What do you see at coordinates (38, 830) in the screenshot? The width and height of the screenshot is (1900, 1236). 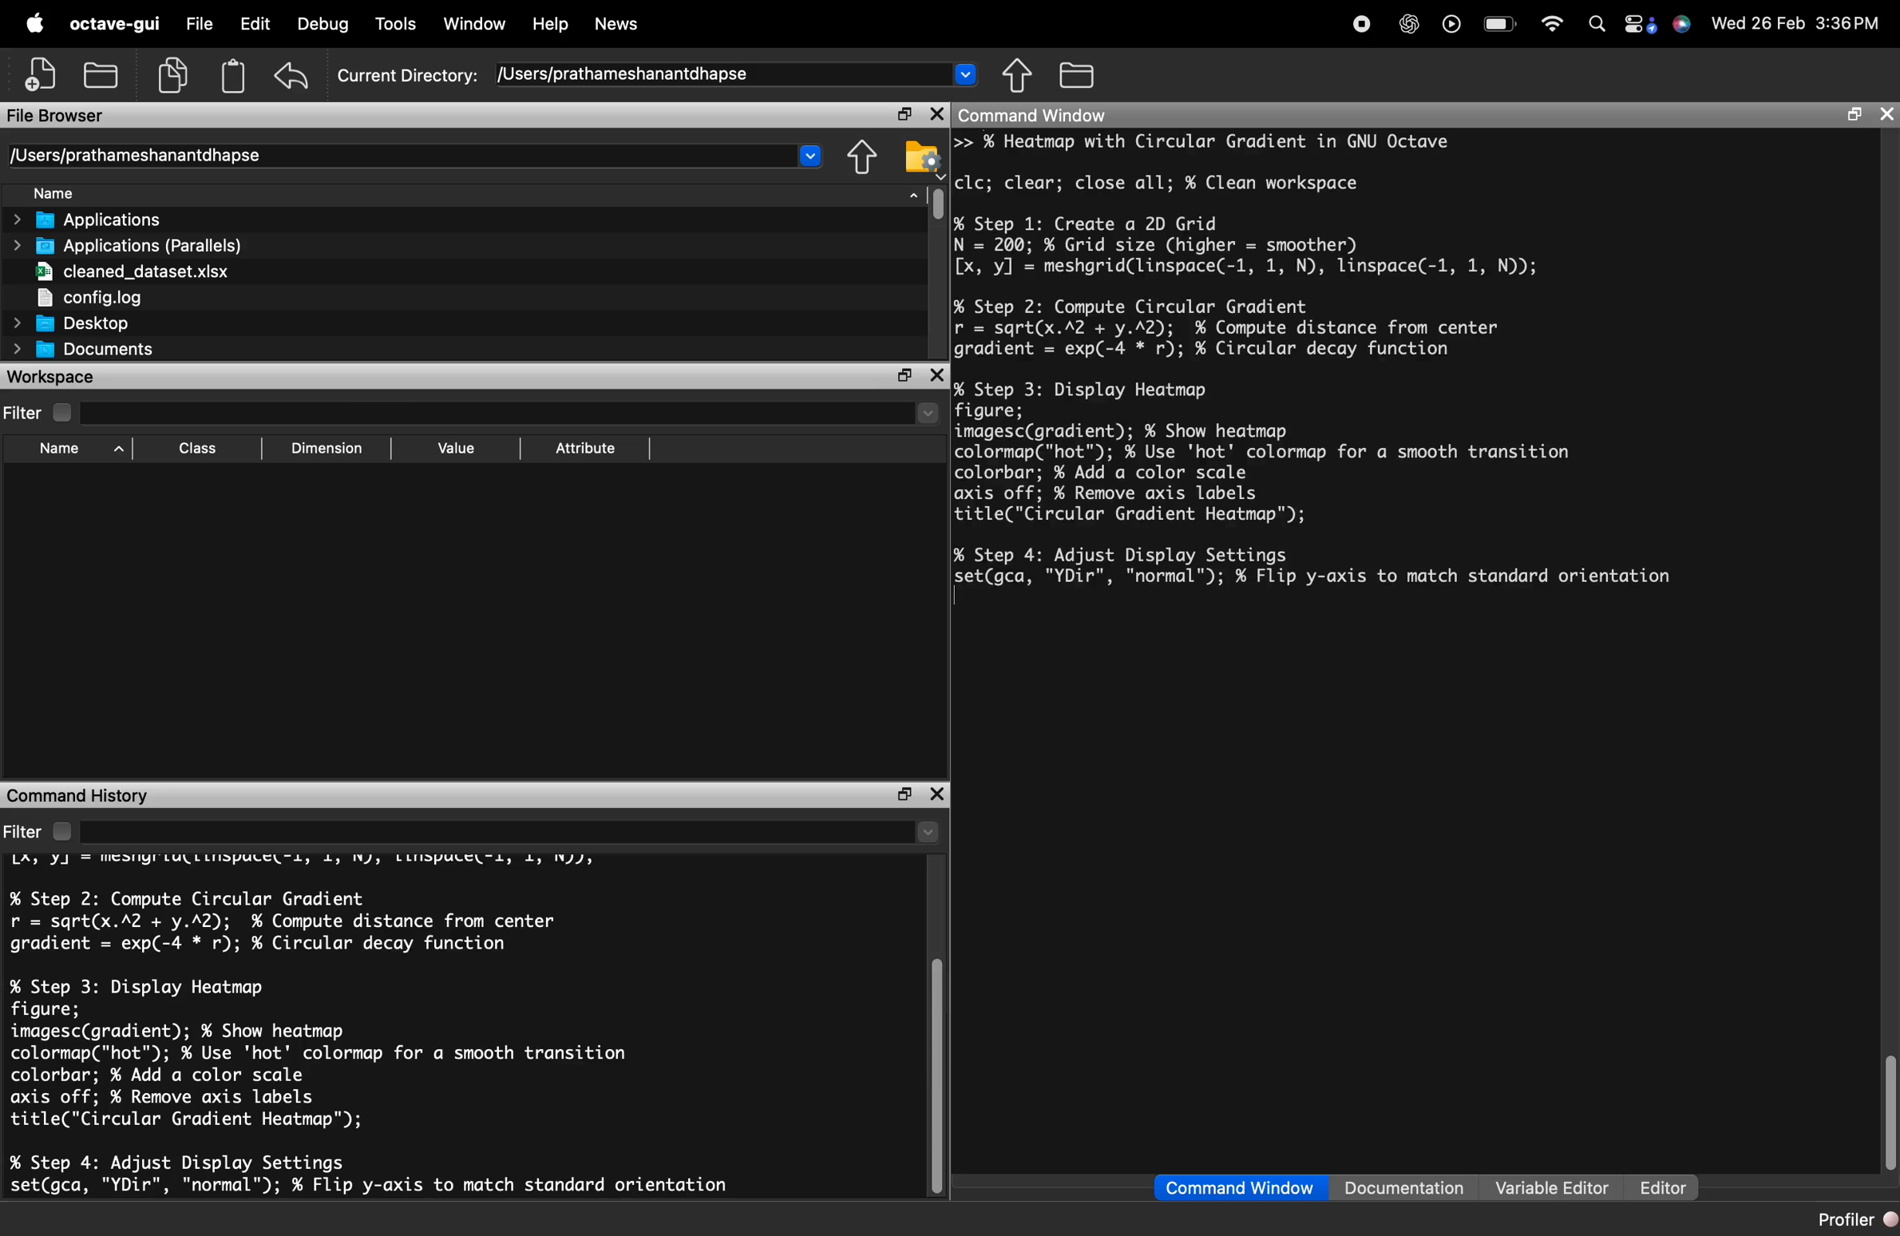 I see `Filter` at bounding box center [38, 830].